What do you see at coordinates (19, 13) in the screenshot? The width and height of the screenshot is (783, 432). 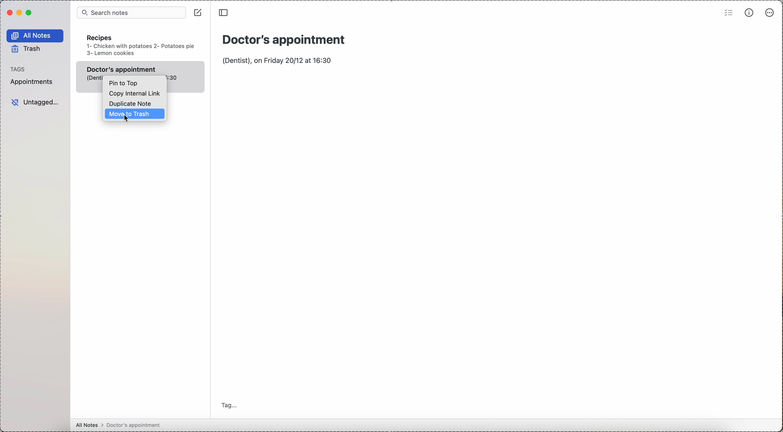 I see `minimize Simplenote` at bounding box center [19, 13].